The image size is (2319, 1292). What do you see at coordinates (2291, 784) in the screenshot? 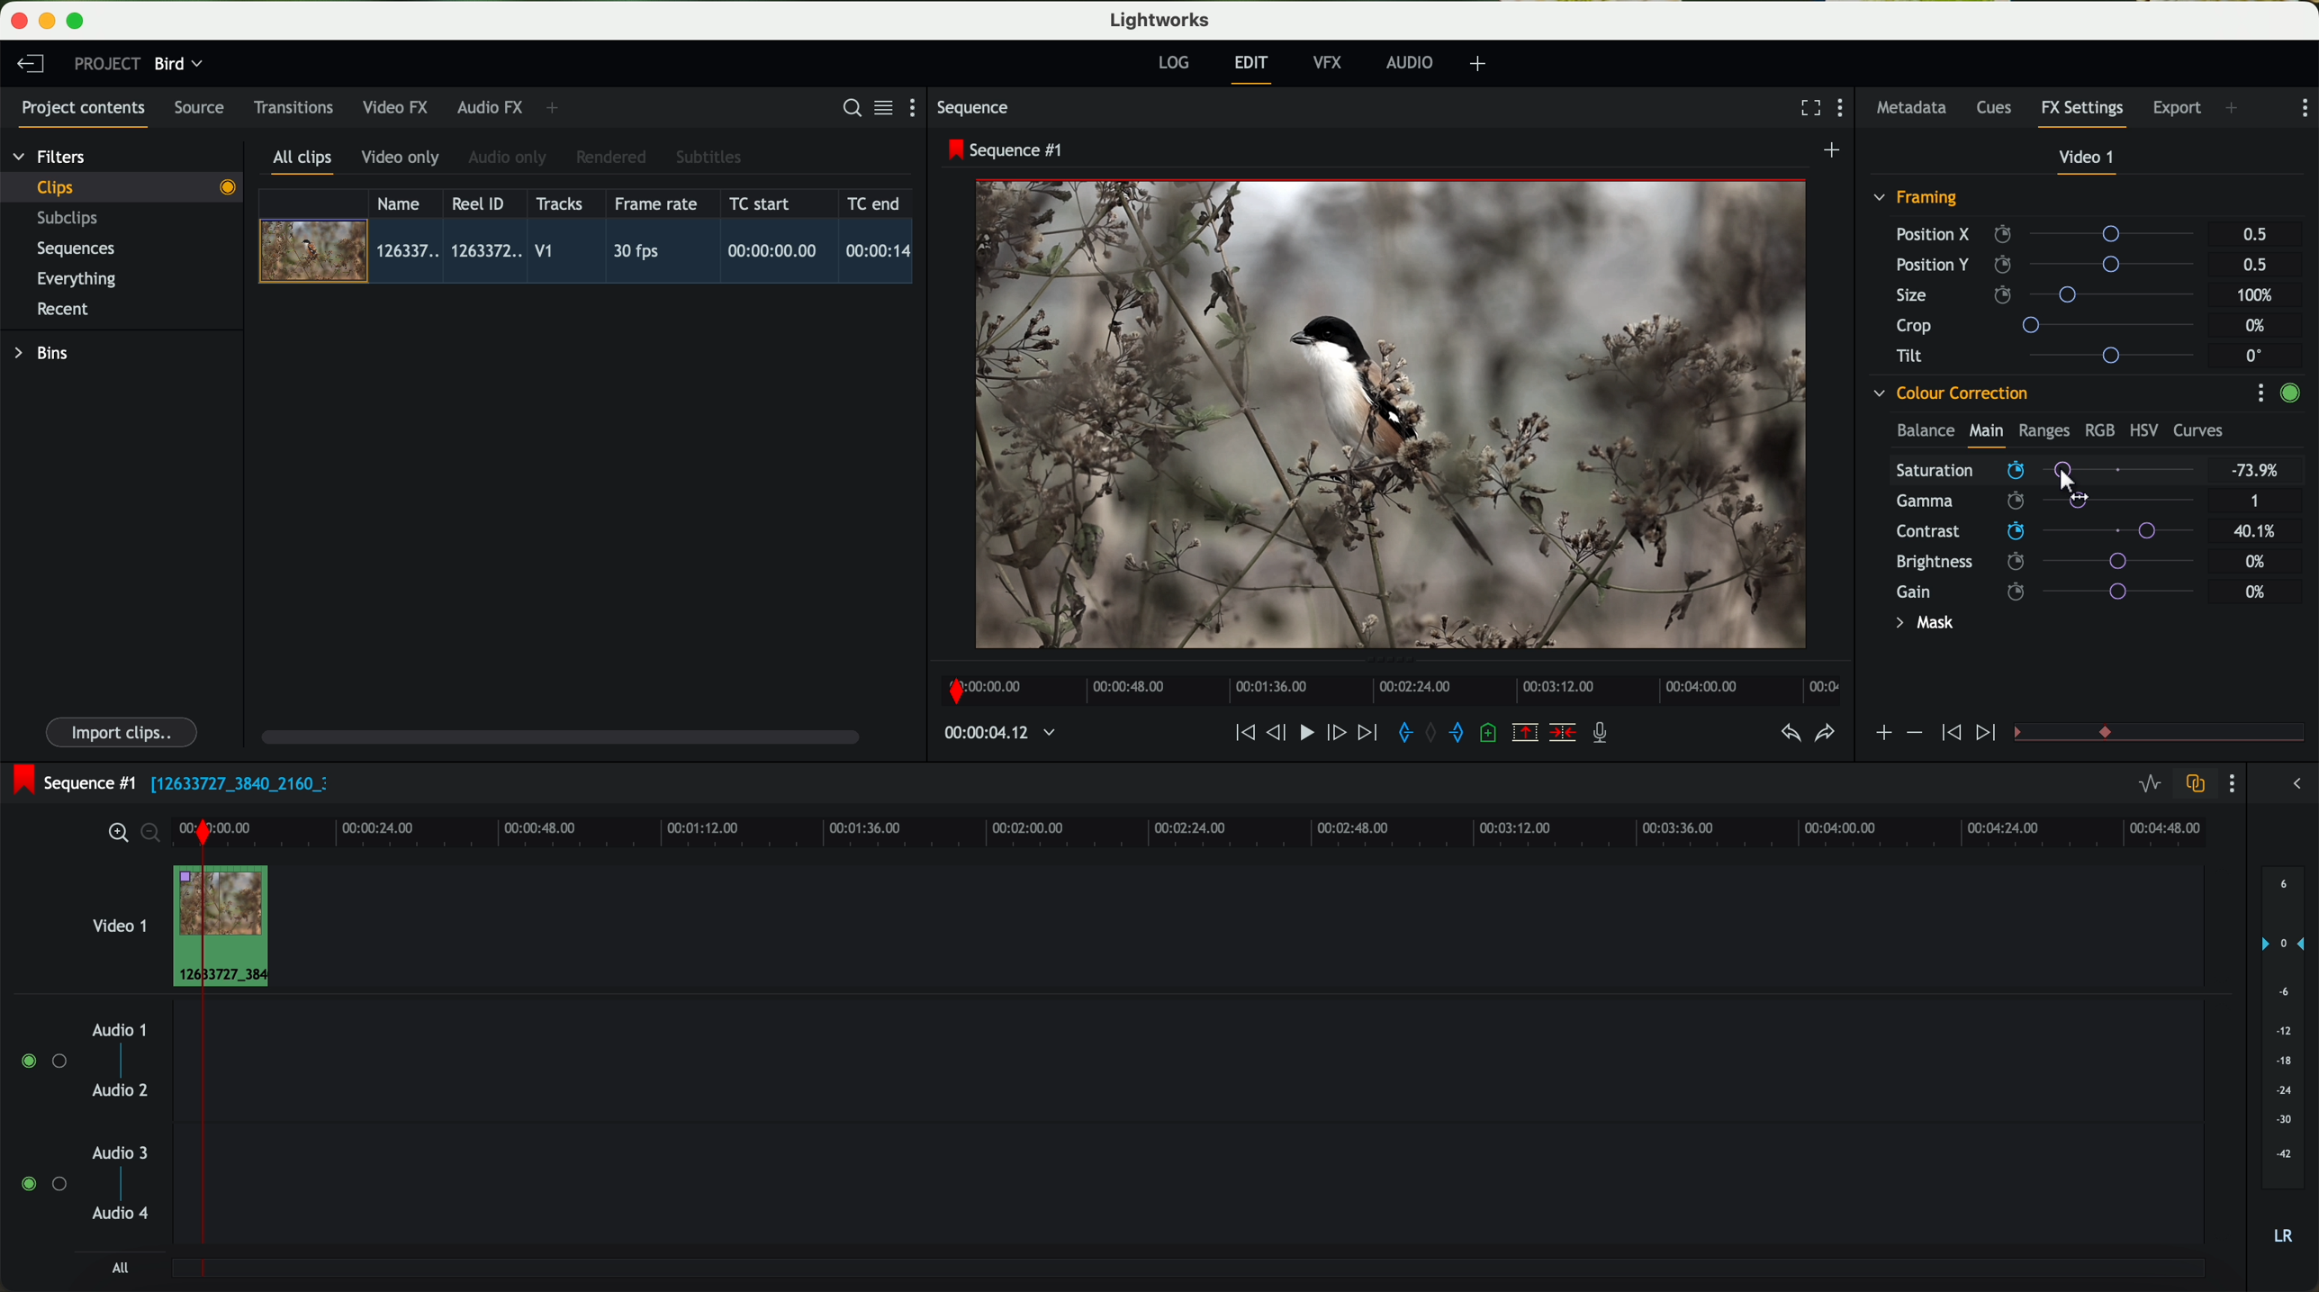
I see `show/hide the full audio mix` at bounding box center [2291, 784].